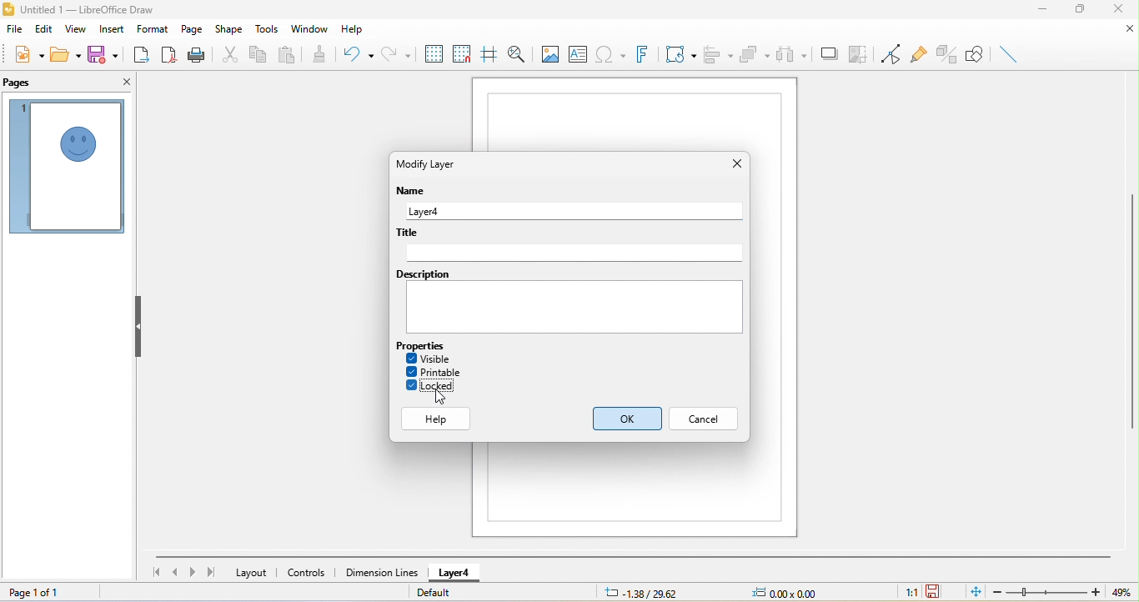 This screenshot has height=602, width=1139. What do you see at coordinates (437, 400) in the screenshot?
I see `cursor movement` at bounding box center [437, 400].